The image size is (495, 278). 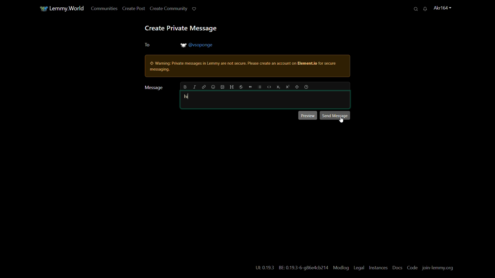 I want to click on create community, so click(x=166, y=9).